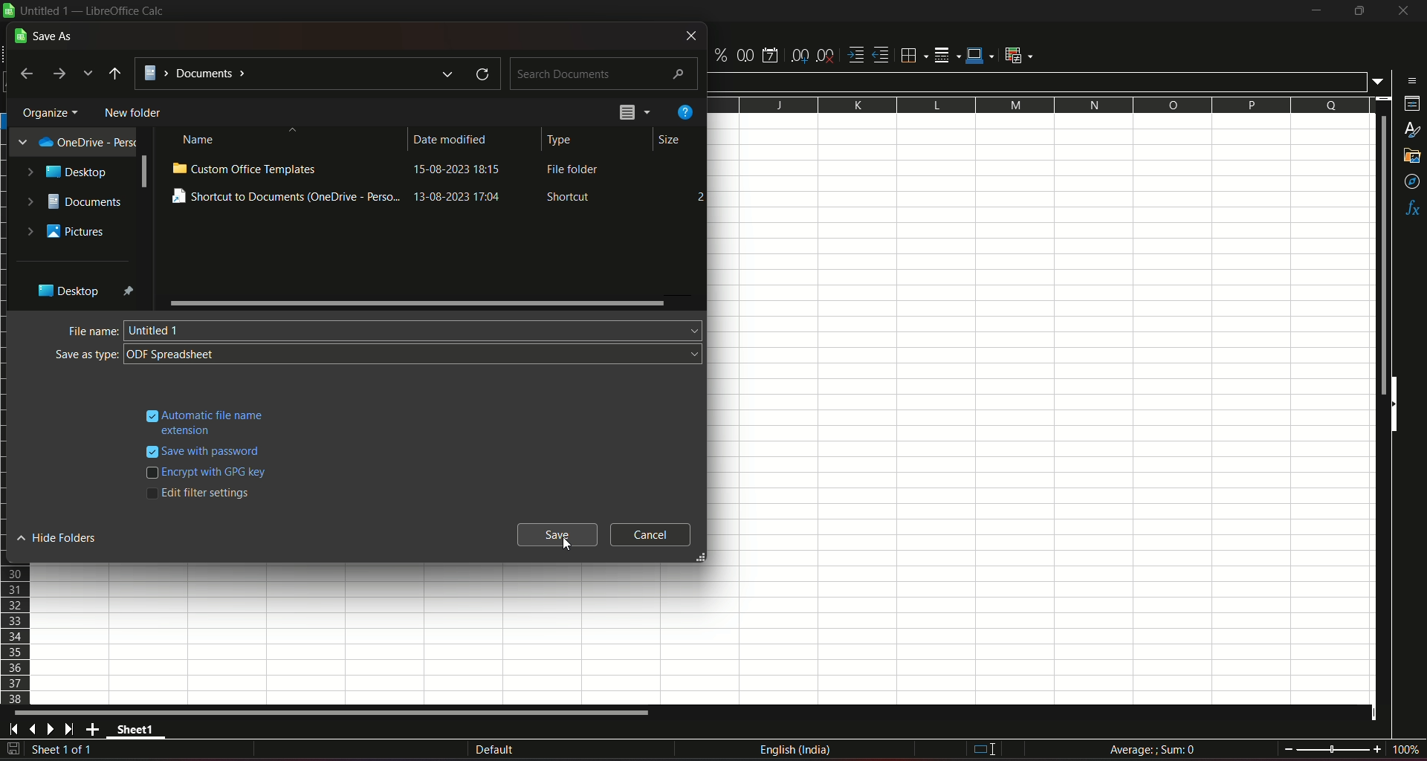 The width and height of the screenshot is (1427, 761). I want to click on file folder, so click(575, 172).